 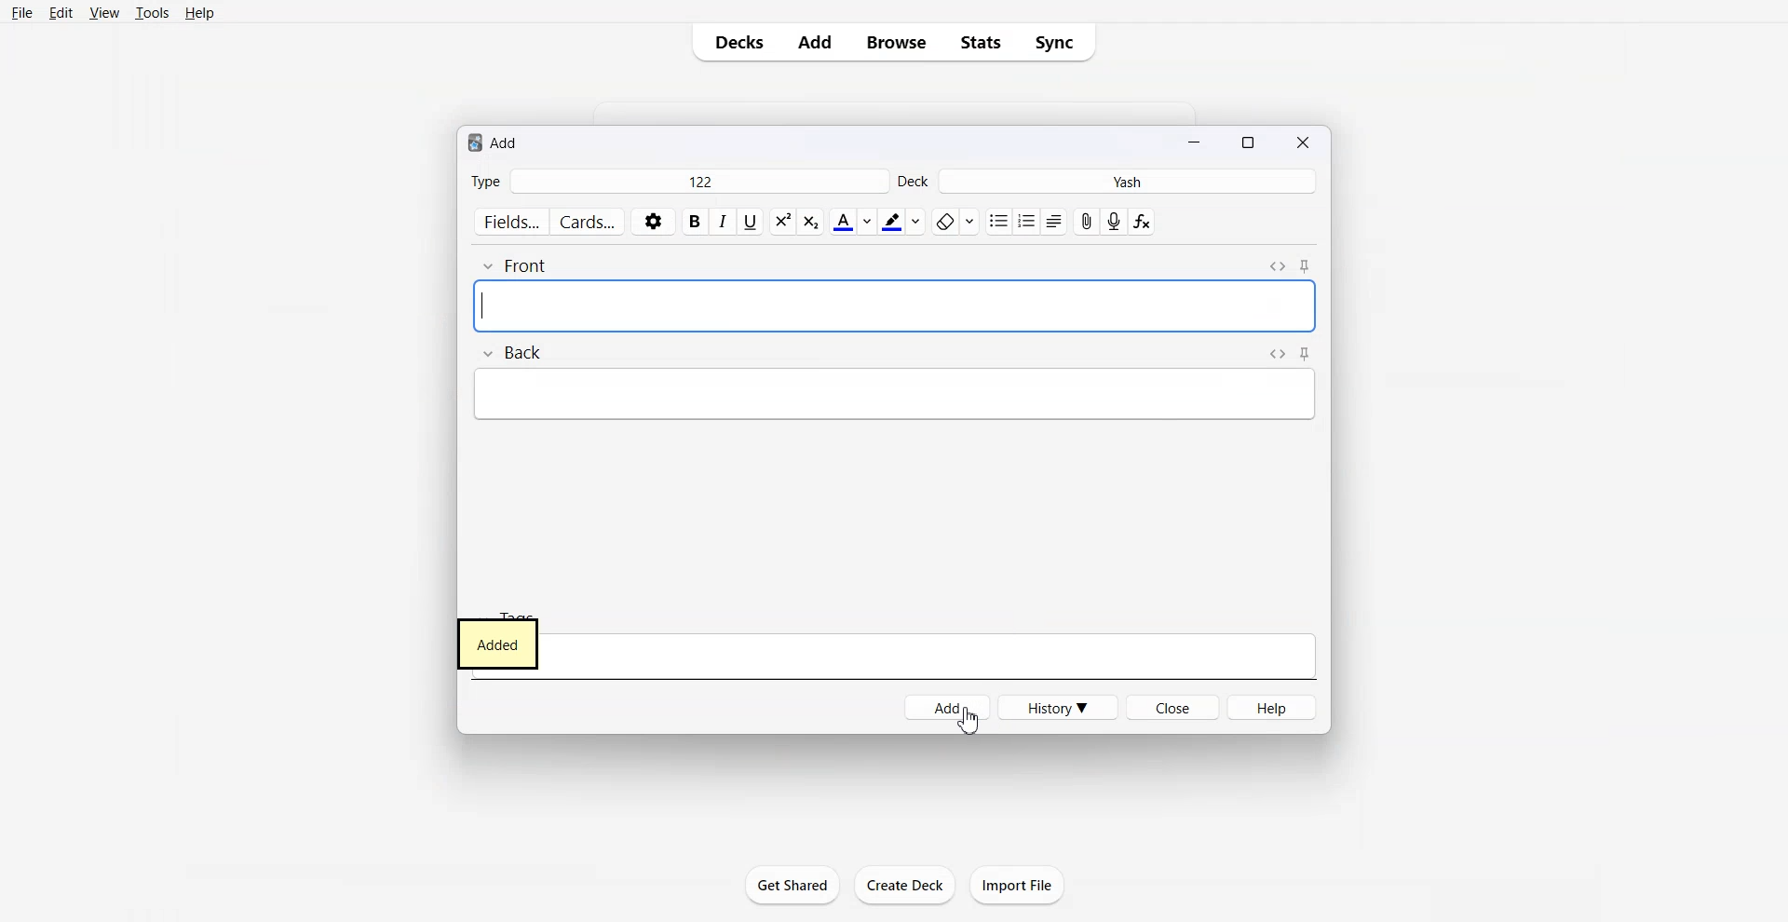 I want to click on Decks, so click(x=736, y=42).